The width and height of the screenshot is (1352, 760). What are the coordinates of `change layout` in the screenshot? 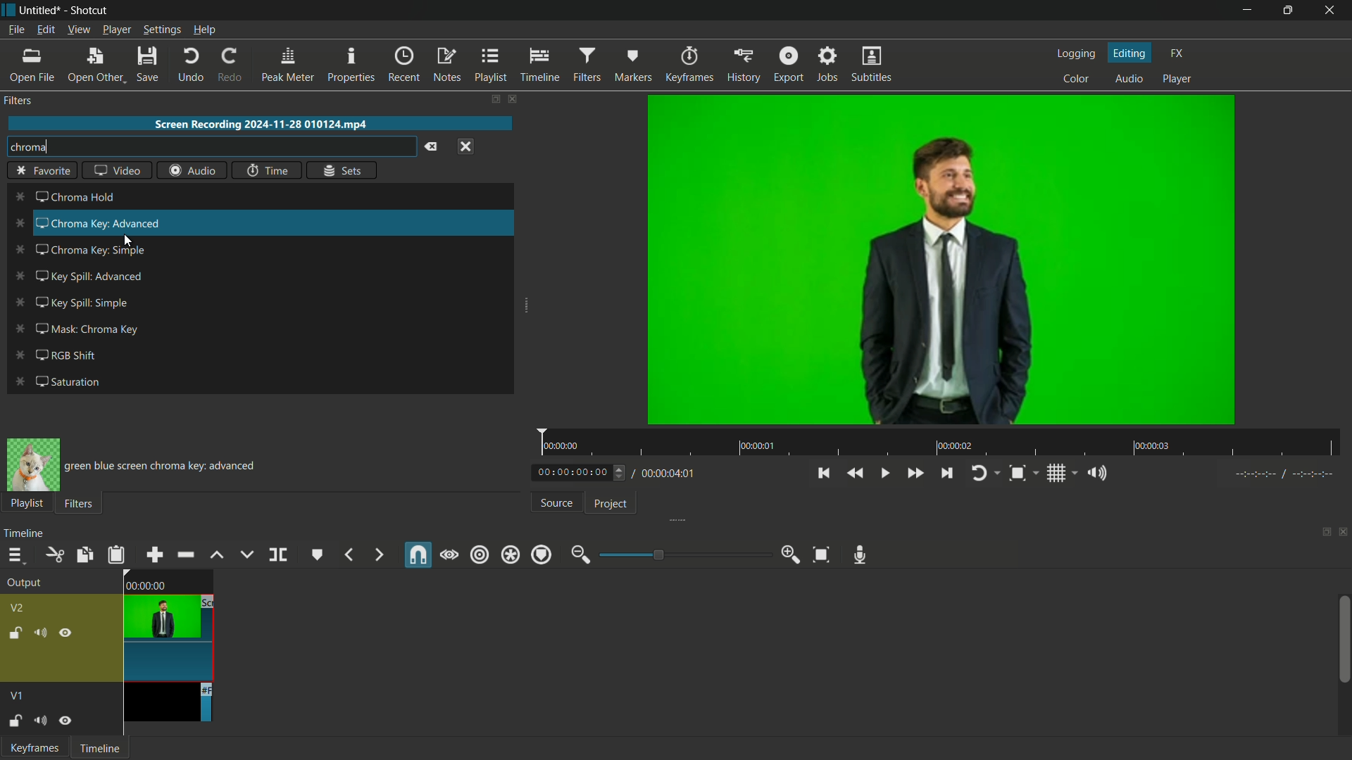 It's located at (1324, 532).